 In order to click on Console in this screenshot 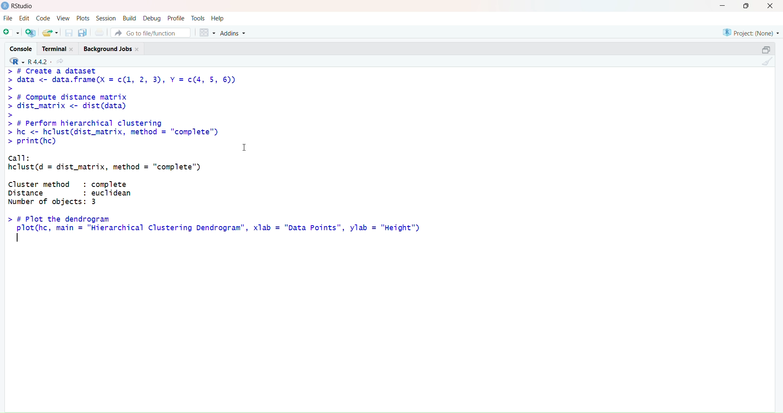, I will do `click(18, 49)`.